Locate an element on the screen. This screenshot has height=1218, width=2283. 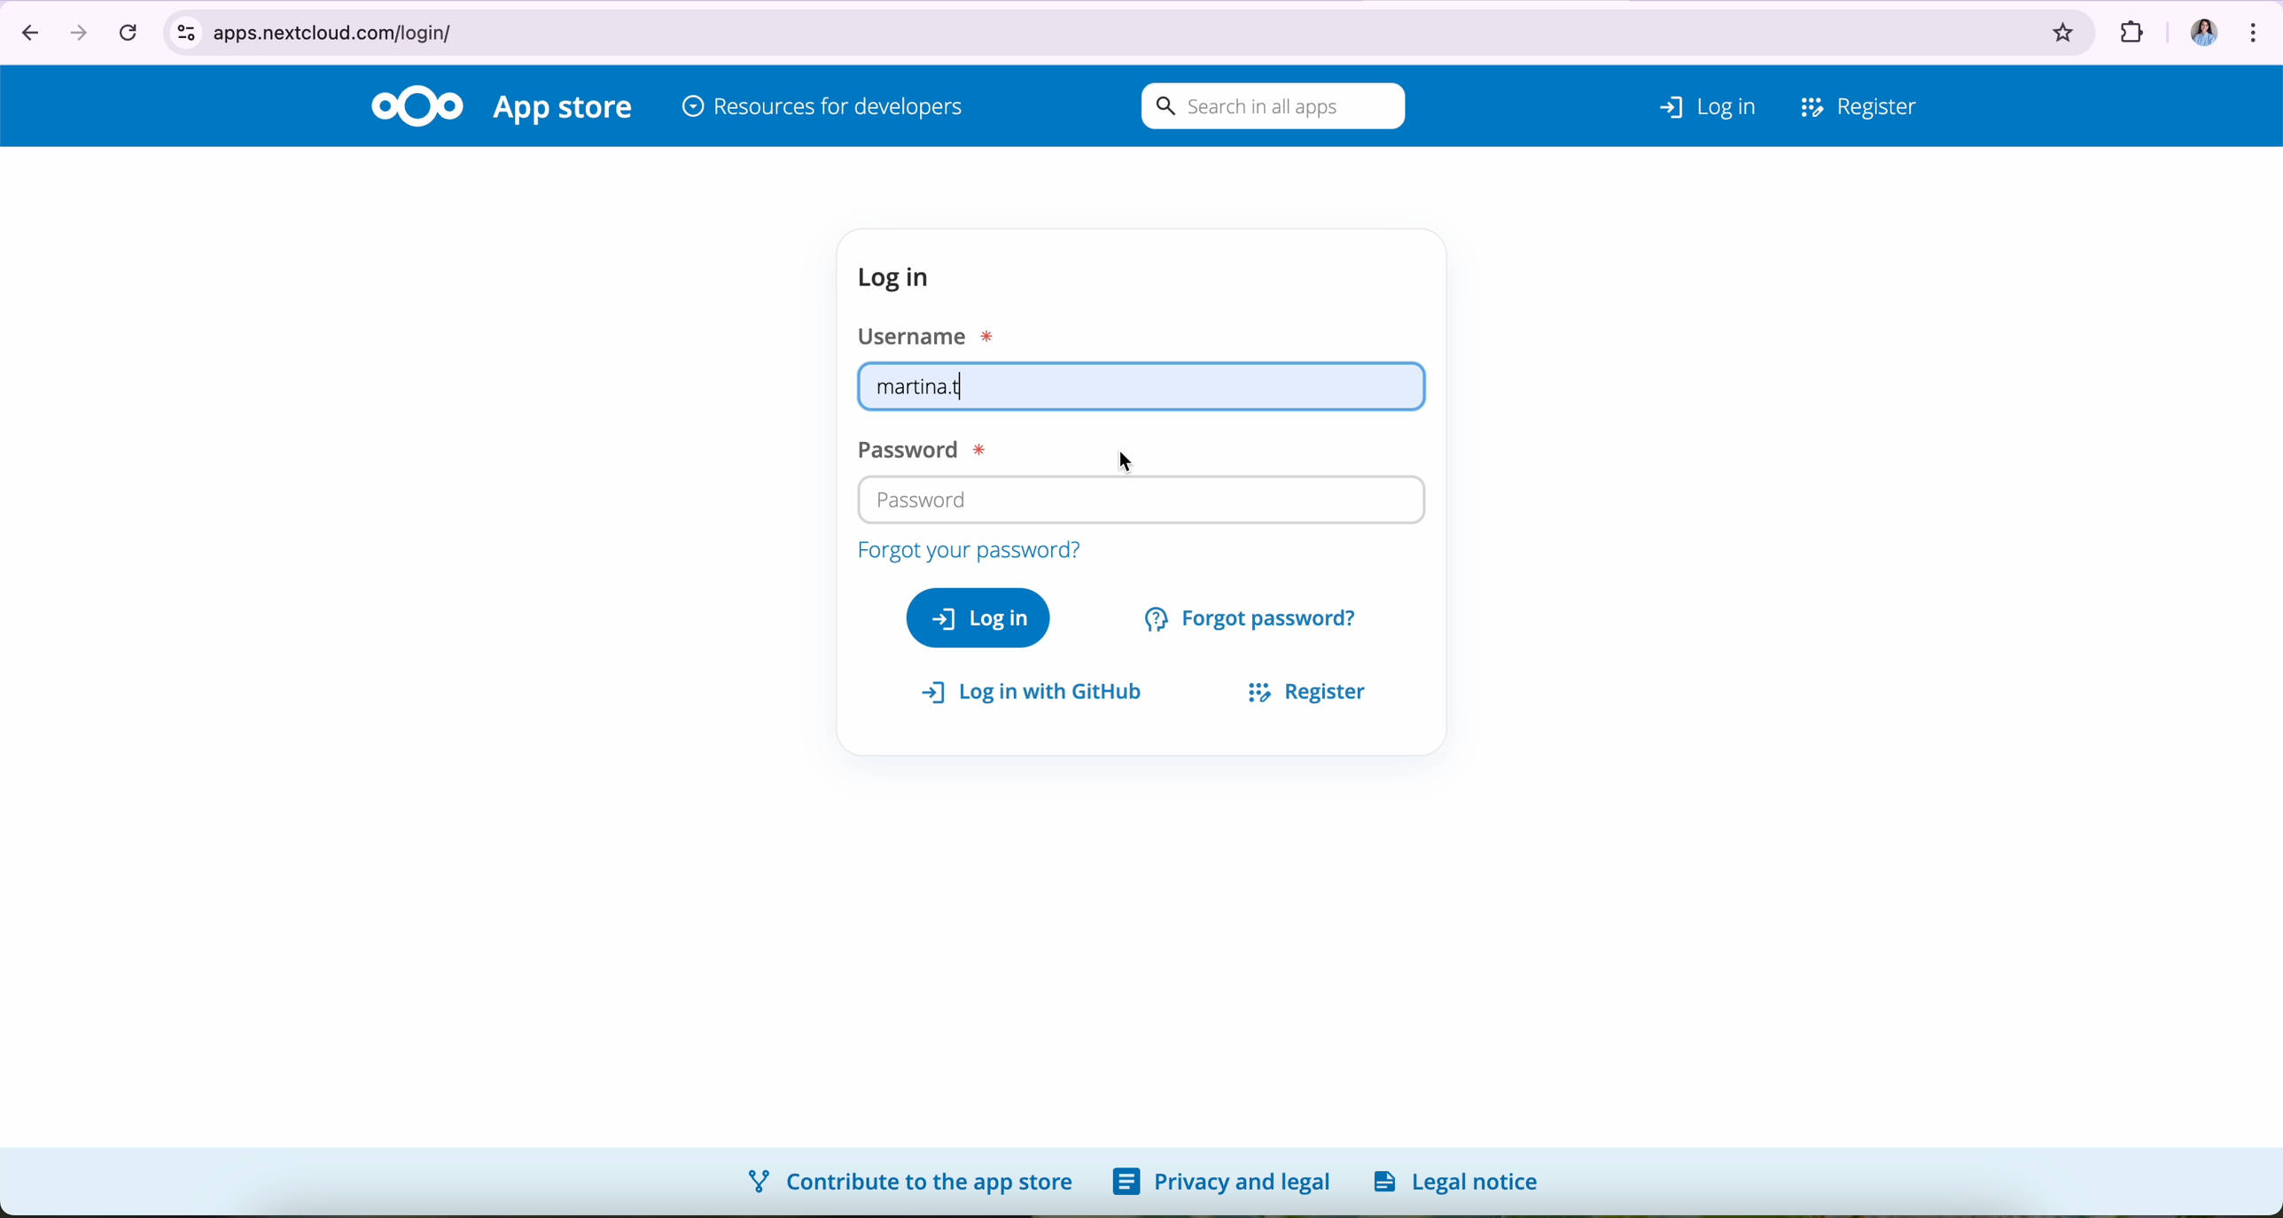
username* is located at coordinates (931, 334).